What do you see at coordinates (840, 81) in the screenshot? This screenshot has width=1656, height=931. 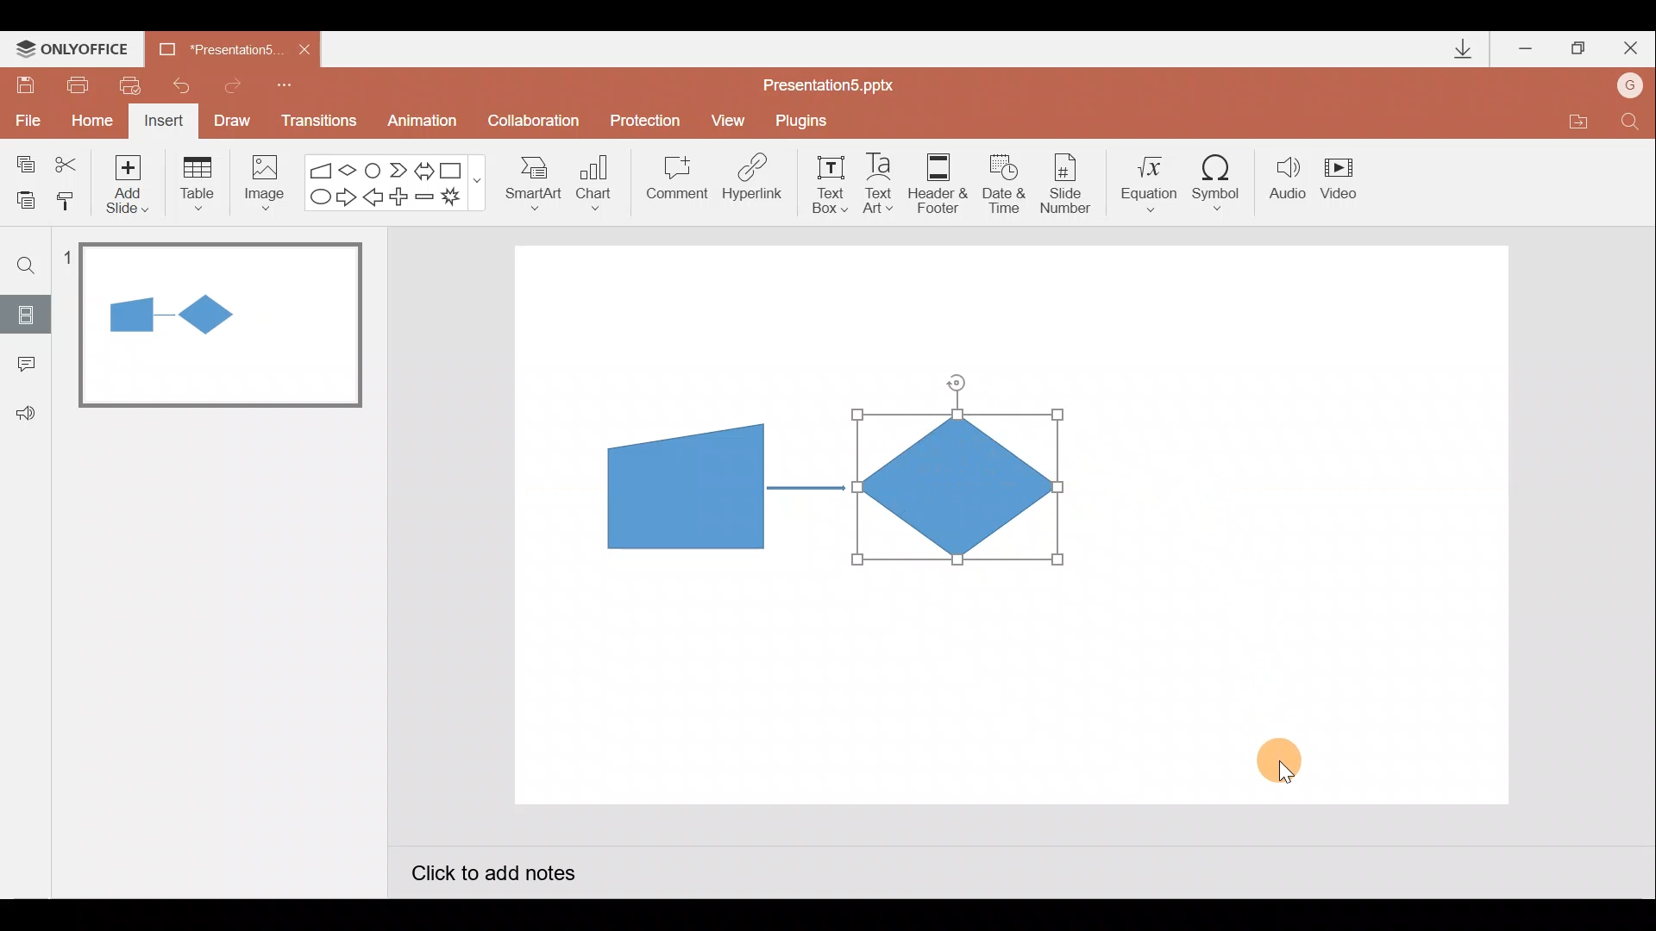 I see `Presentation5.pptx` at bounding box center [840, 81].